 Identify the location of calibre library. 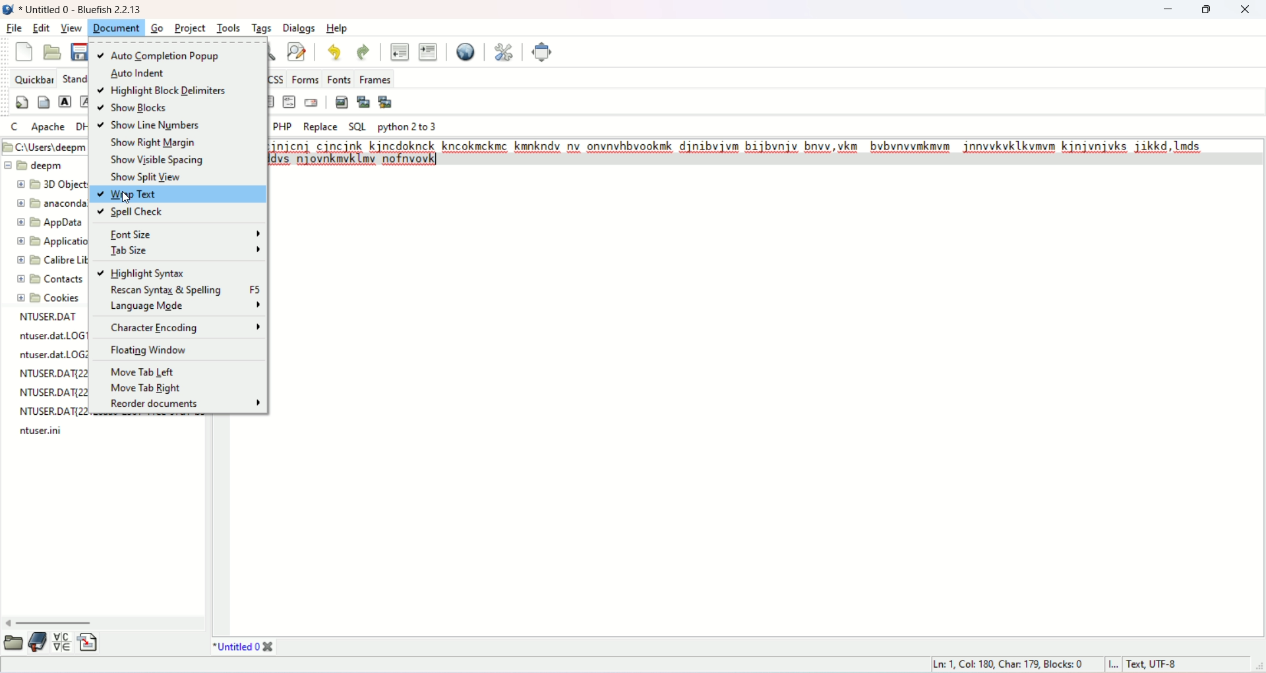
(48, 261).